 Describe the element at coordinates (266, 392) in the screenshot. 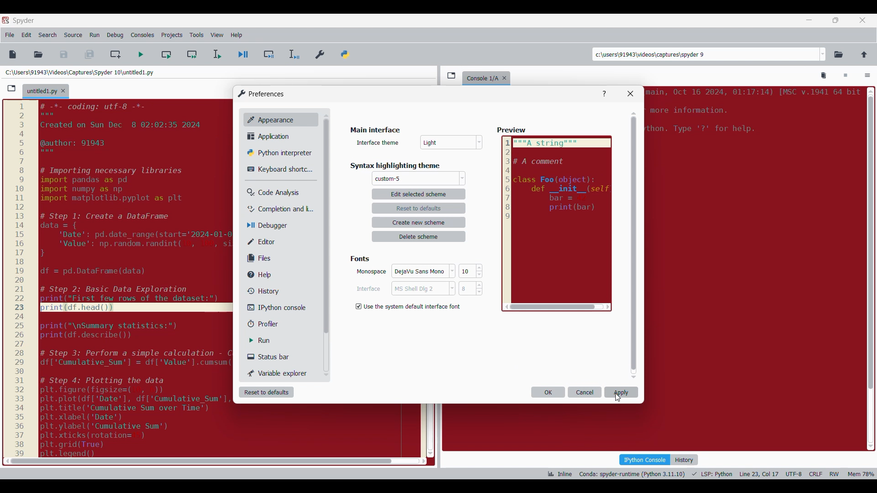

I see `Reset to defaults` at that location.